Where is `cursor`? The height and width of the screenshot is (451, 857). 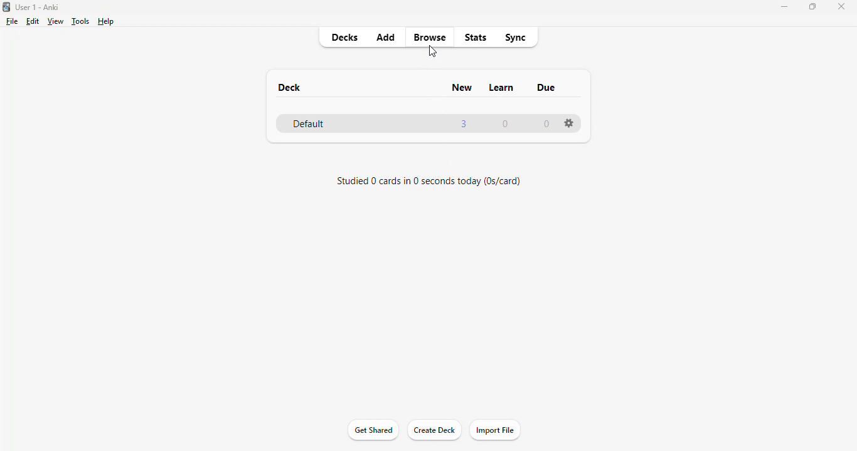
cursor is located at coordinates (432, 51).